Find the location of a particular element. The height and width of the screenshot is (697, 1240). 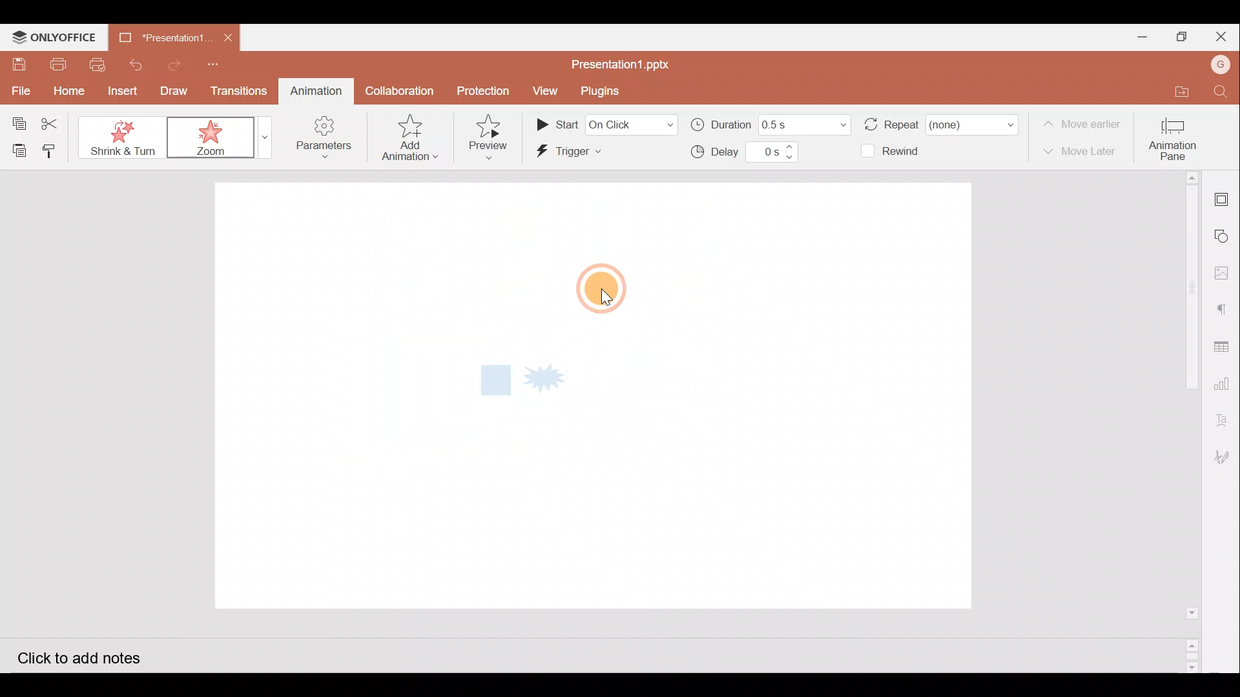

Find is located at coordinates (1221, 93).